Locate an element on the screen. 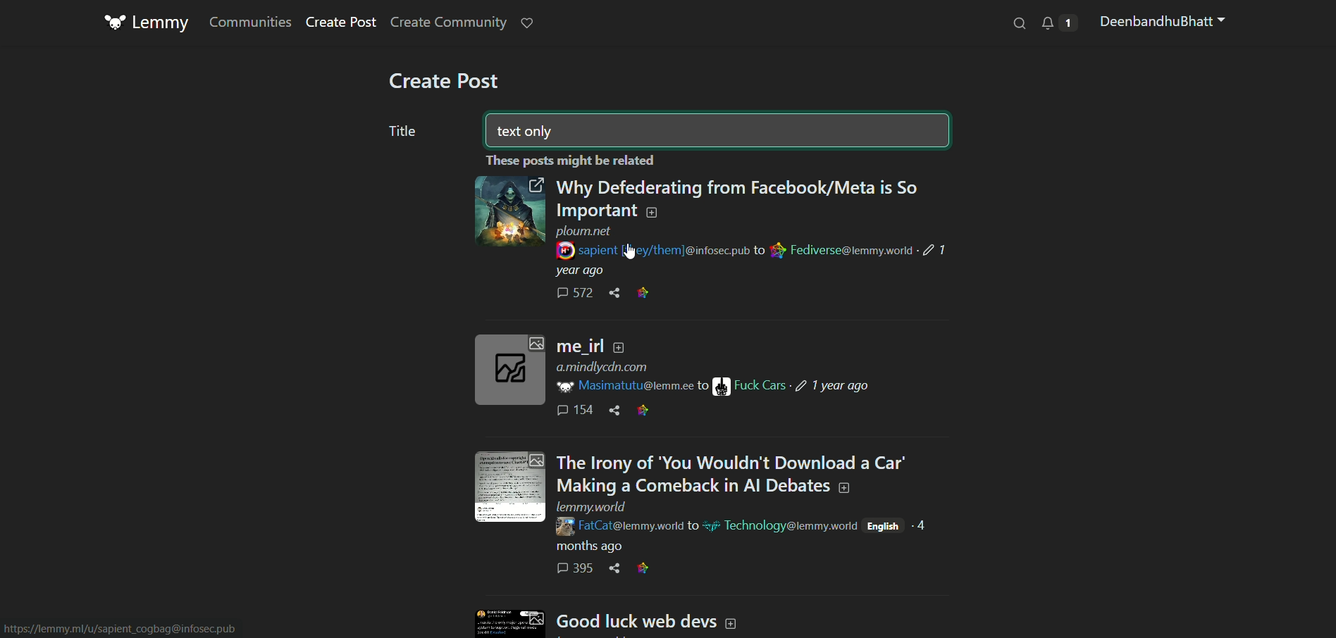  Indicates post time is located at coordinates (589, 547).